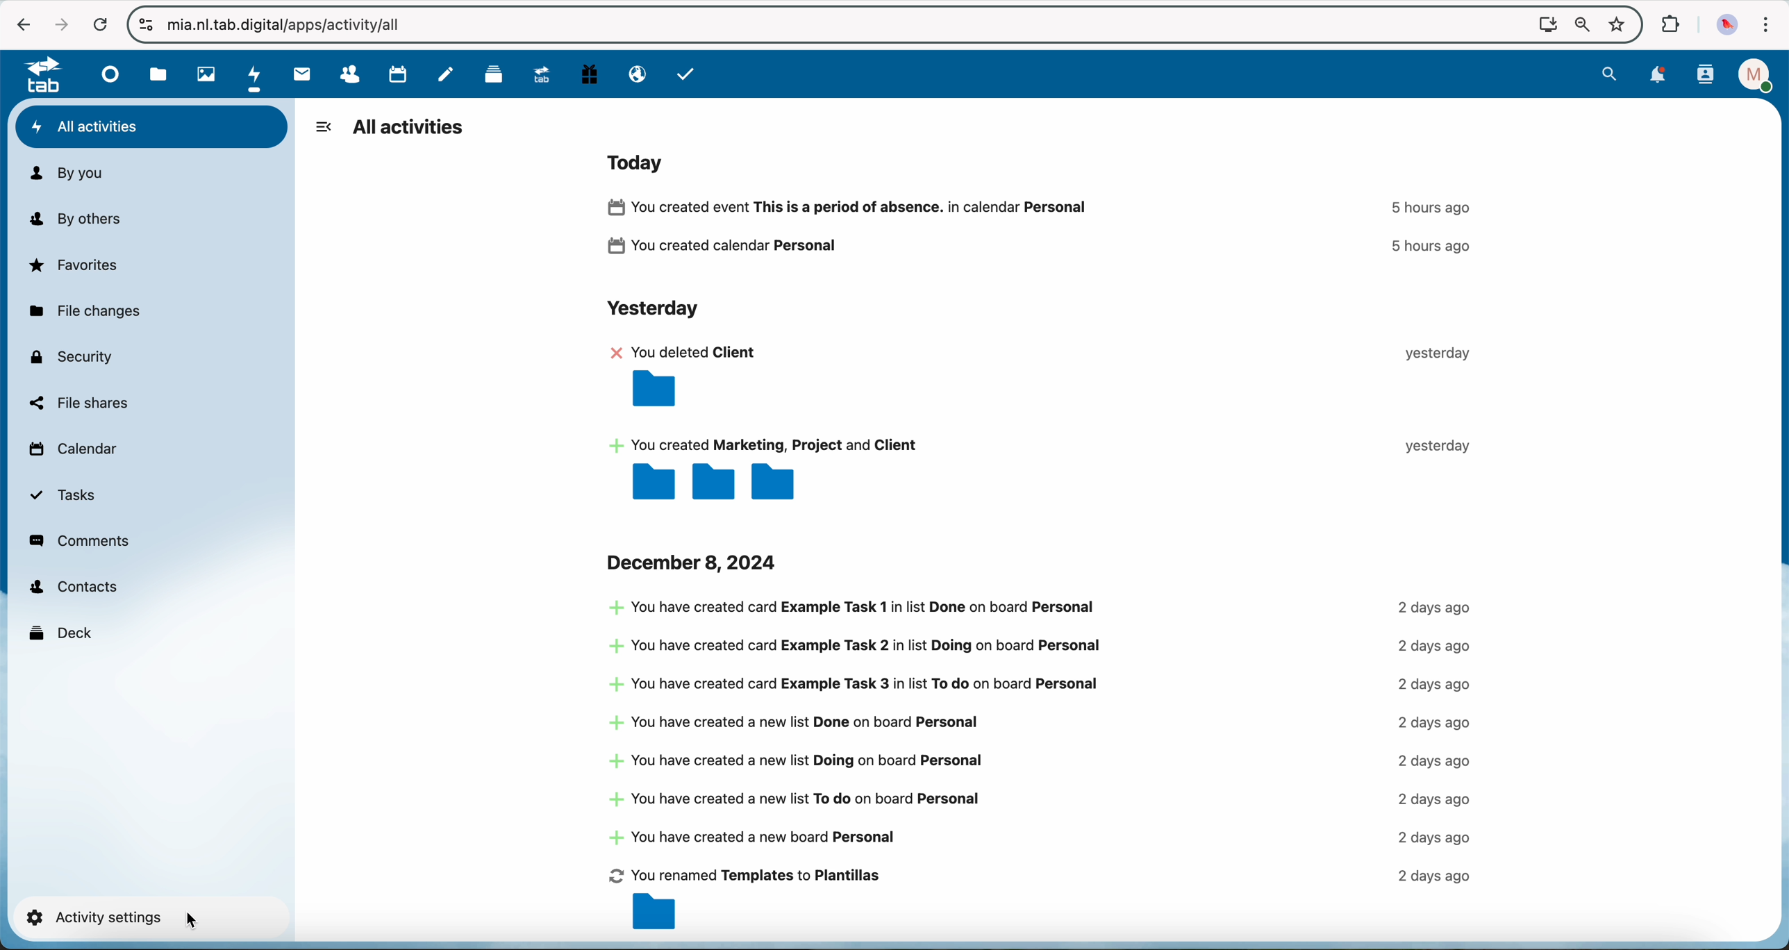 The width and height of the screenshot is (1789, 950). I want to click on cancel, so click(101, 26).